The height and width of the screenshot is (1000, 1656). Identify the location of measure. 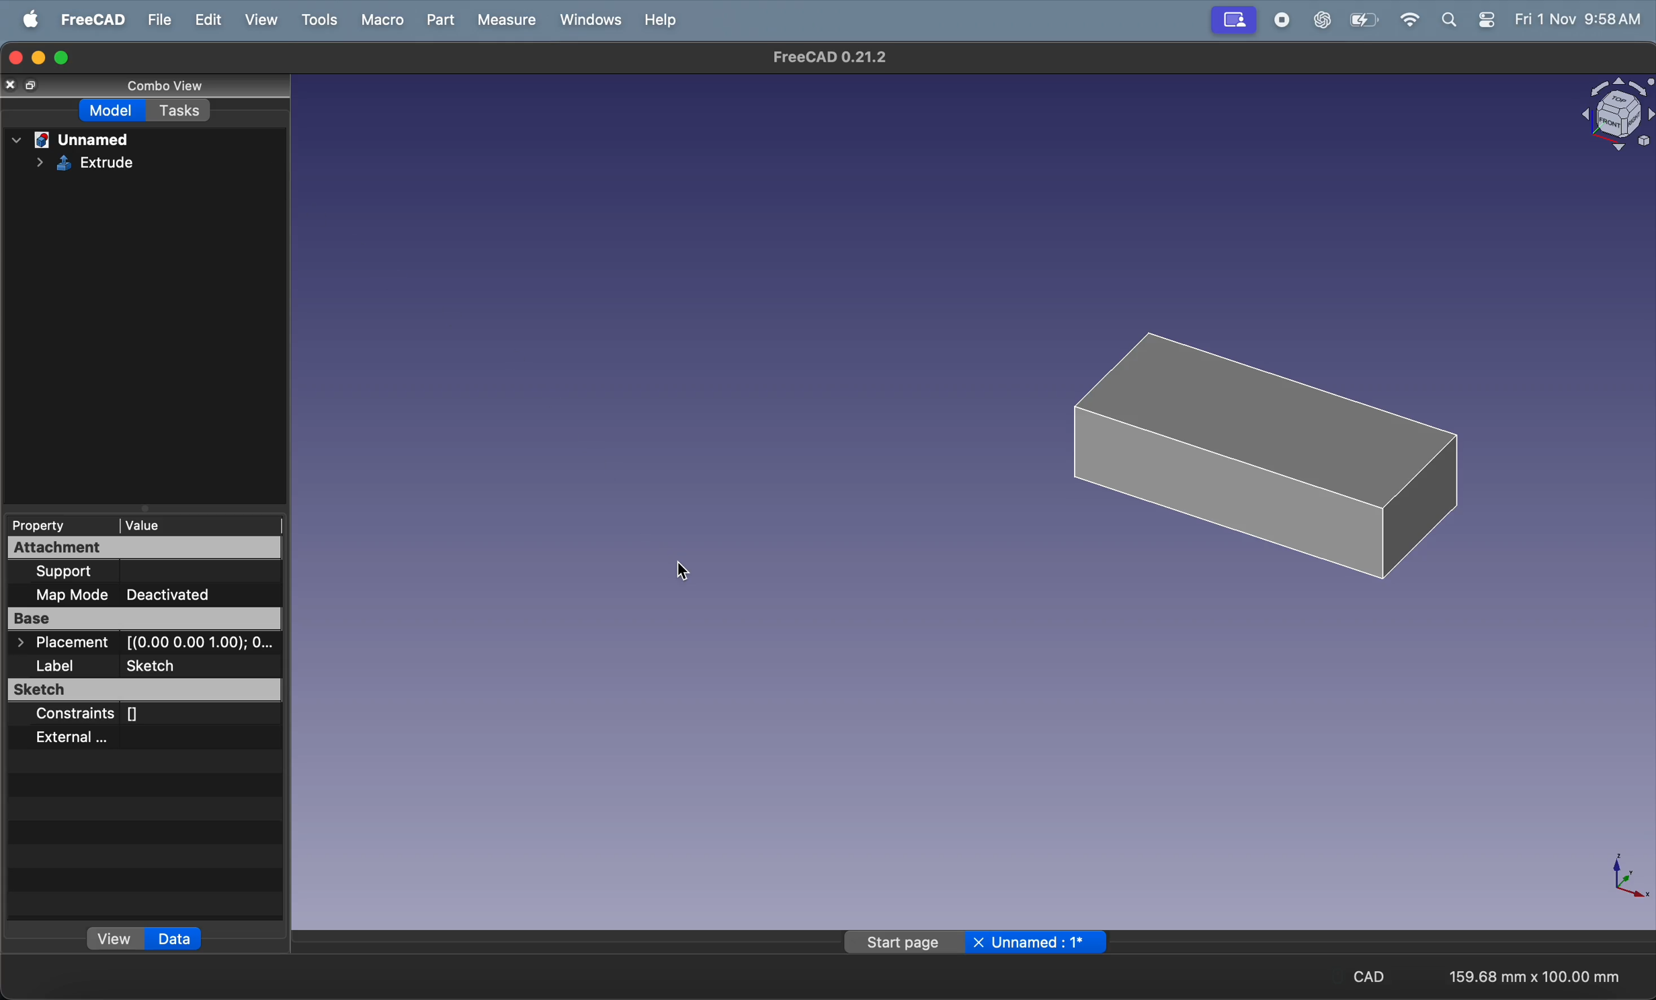
(505, 19).